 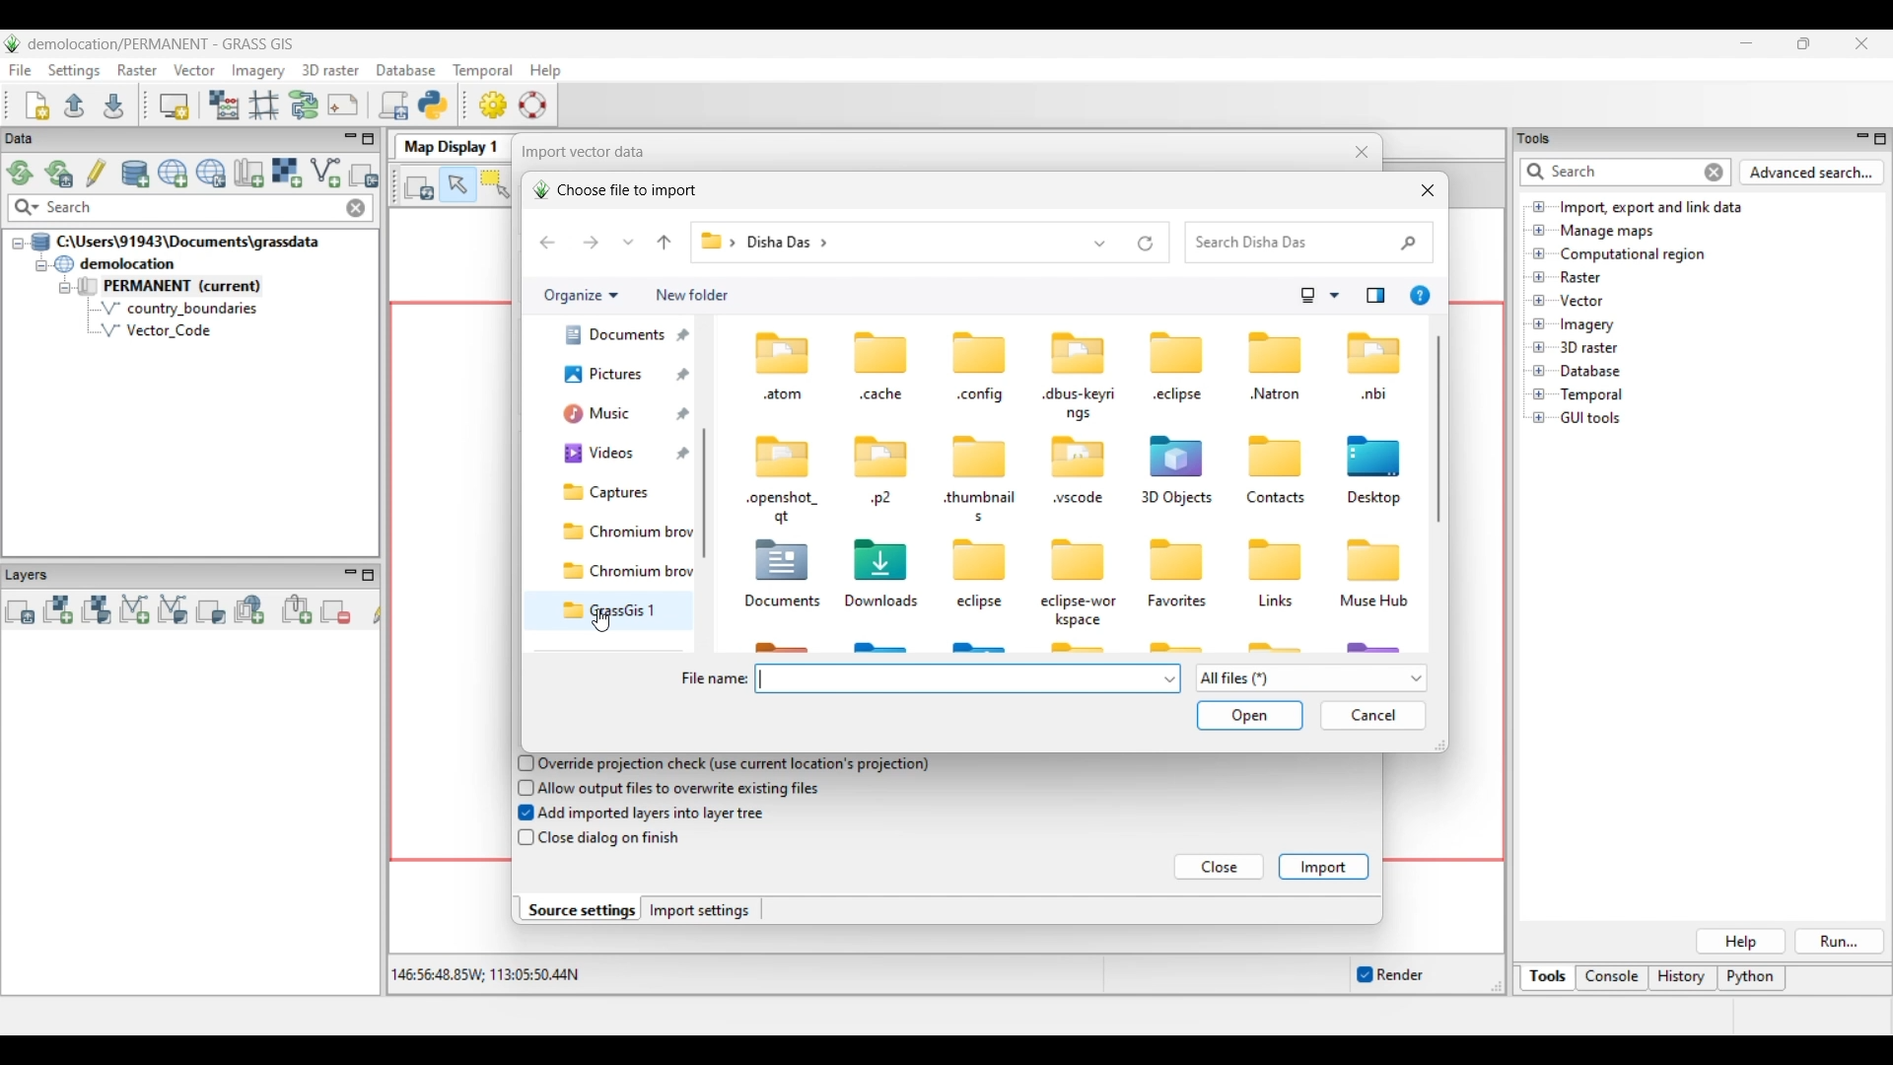 What do you see at coordinates (1374, 455) in the screenshot?
I see `icon` at bounding box center [1374, 455].